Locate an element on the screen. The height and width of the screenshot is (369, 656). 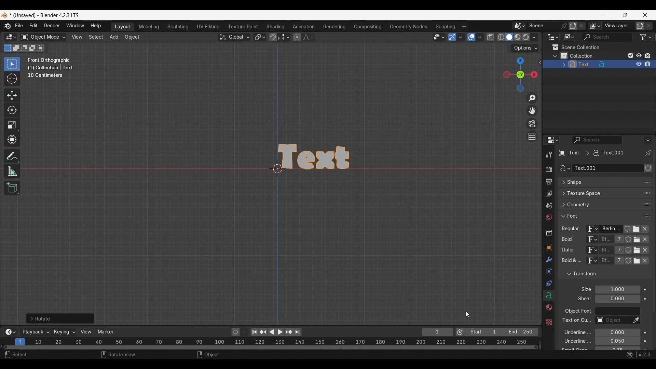
Eyedropper data-block is located at coordinates (635, 321).